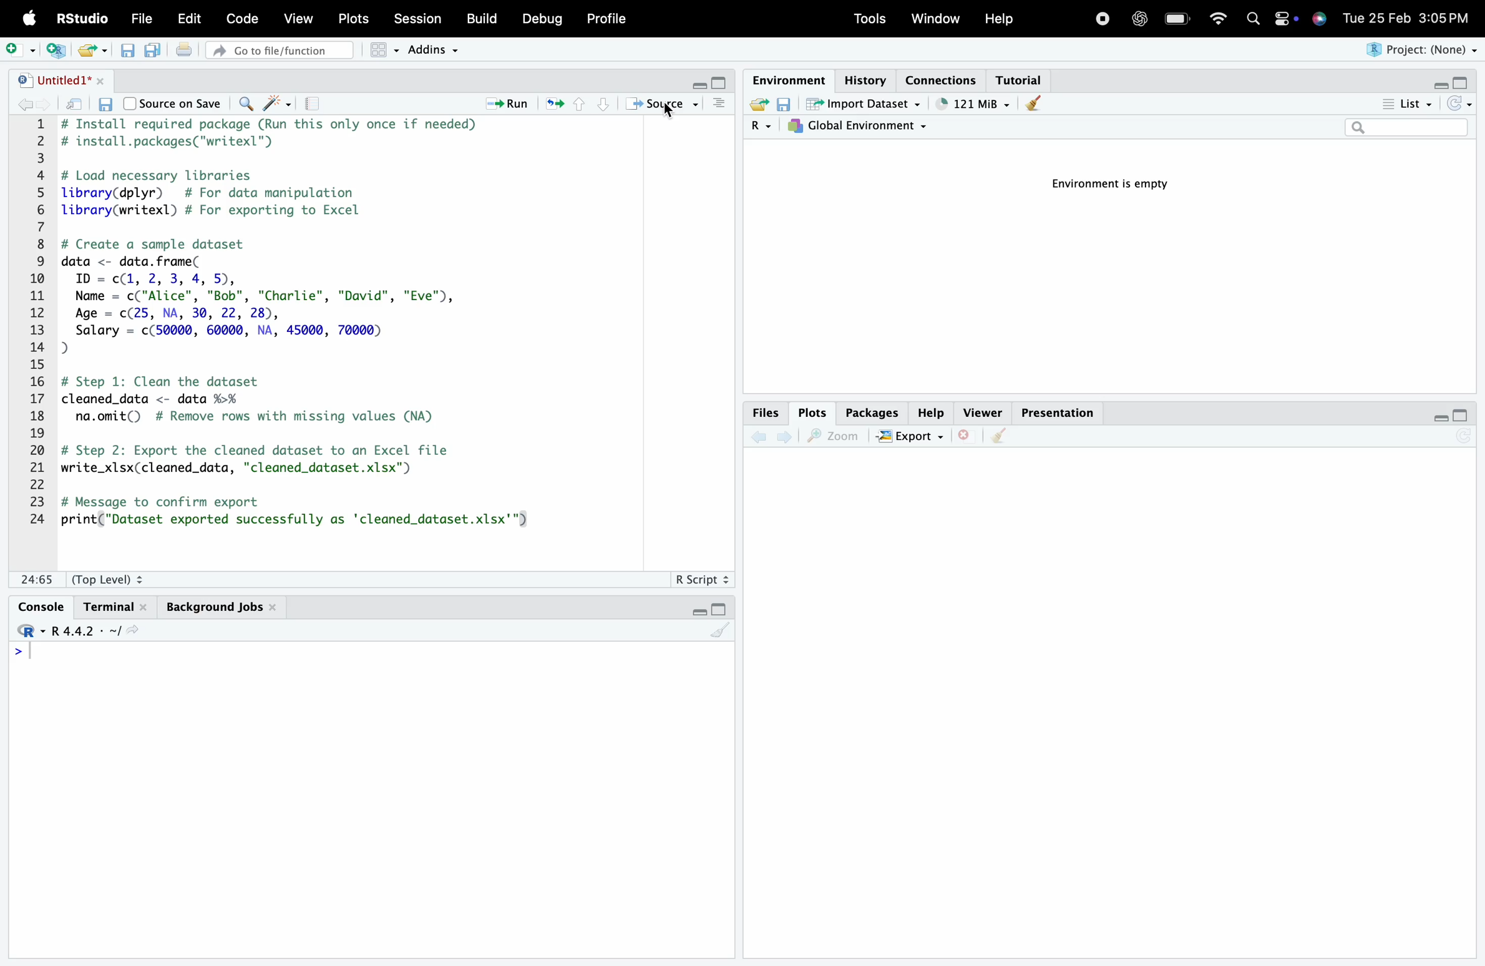  What do you see at coordinates (22, 104) in the screenshot?
I see `Go back to the previous source location (Ctrl + F9)` at bounding box center [22, 104].